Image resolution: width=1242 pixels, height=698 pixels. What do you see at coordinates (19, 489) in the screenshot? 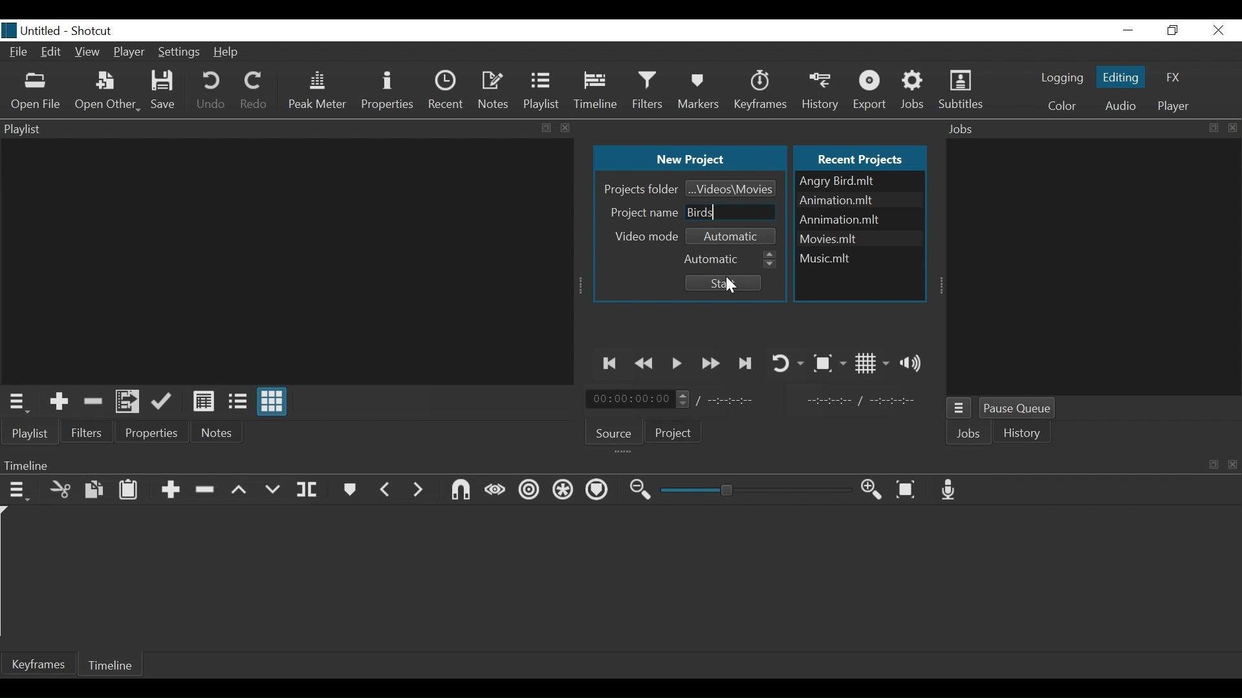
I see `Timeline Menu` at bounding box center [19, 489].